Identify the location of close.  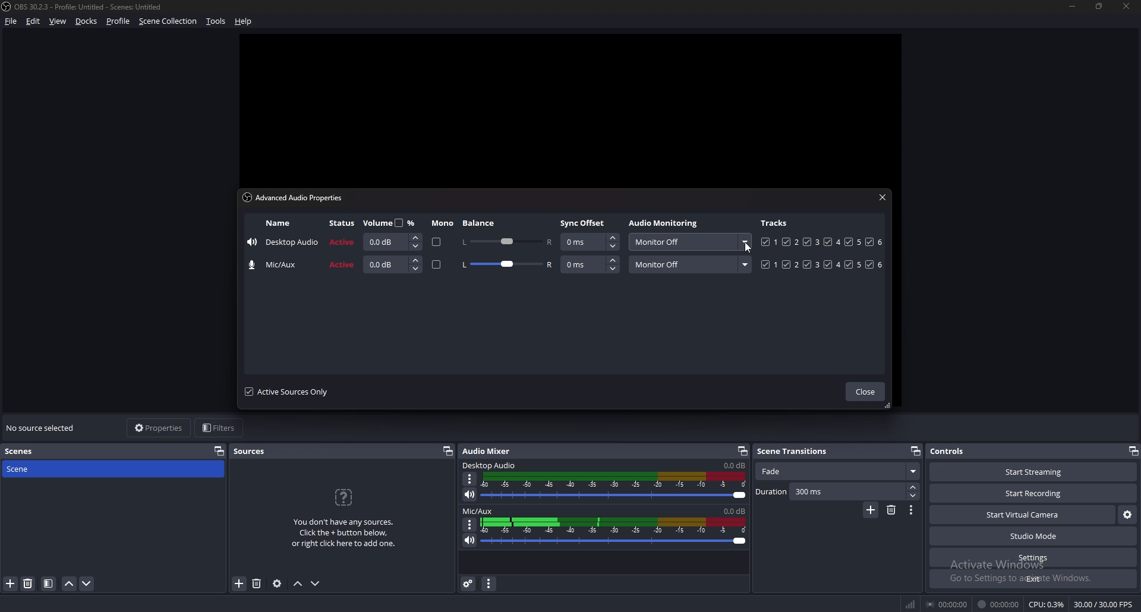
(865, 392).